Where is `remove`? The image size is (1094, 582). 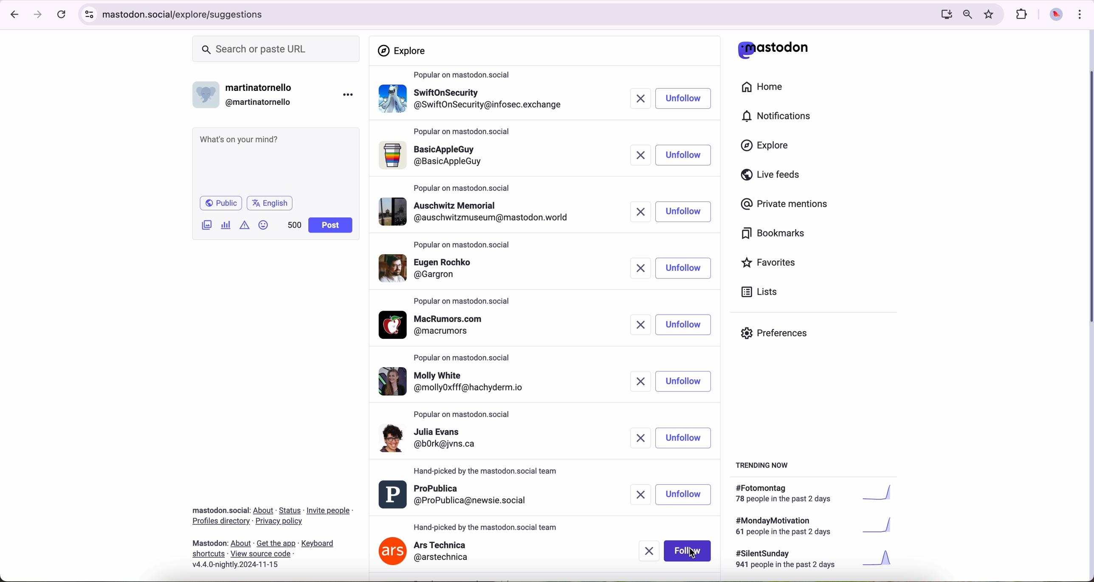 remove is located at coordinates (637, 269).